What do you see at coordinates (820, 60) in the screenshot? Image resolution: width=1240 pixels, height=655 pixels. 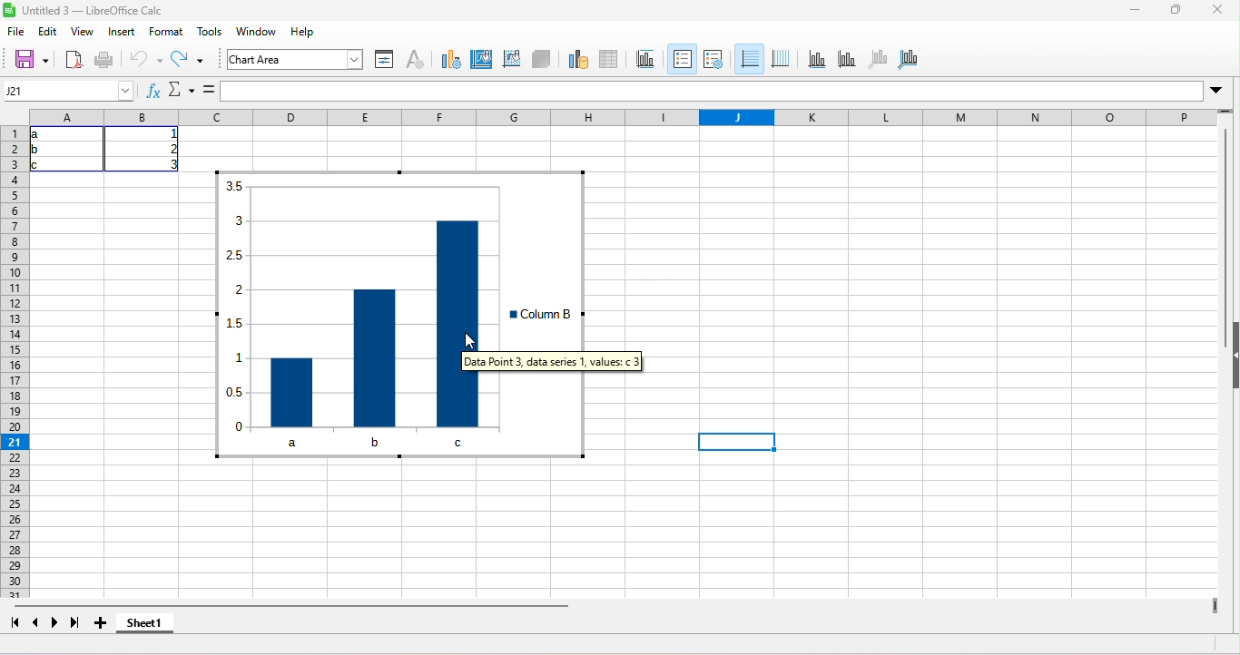 I see `x axis` at bounding box center [820, 60].